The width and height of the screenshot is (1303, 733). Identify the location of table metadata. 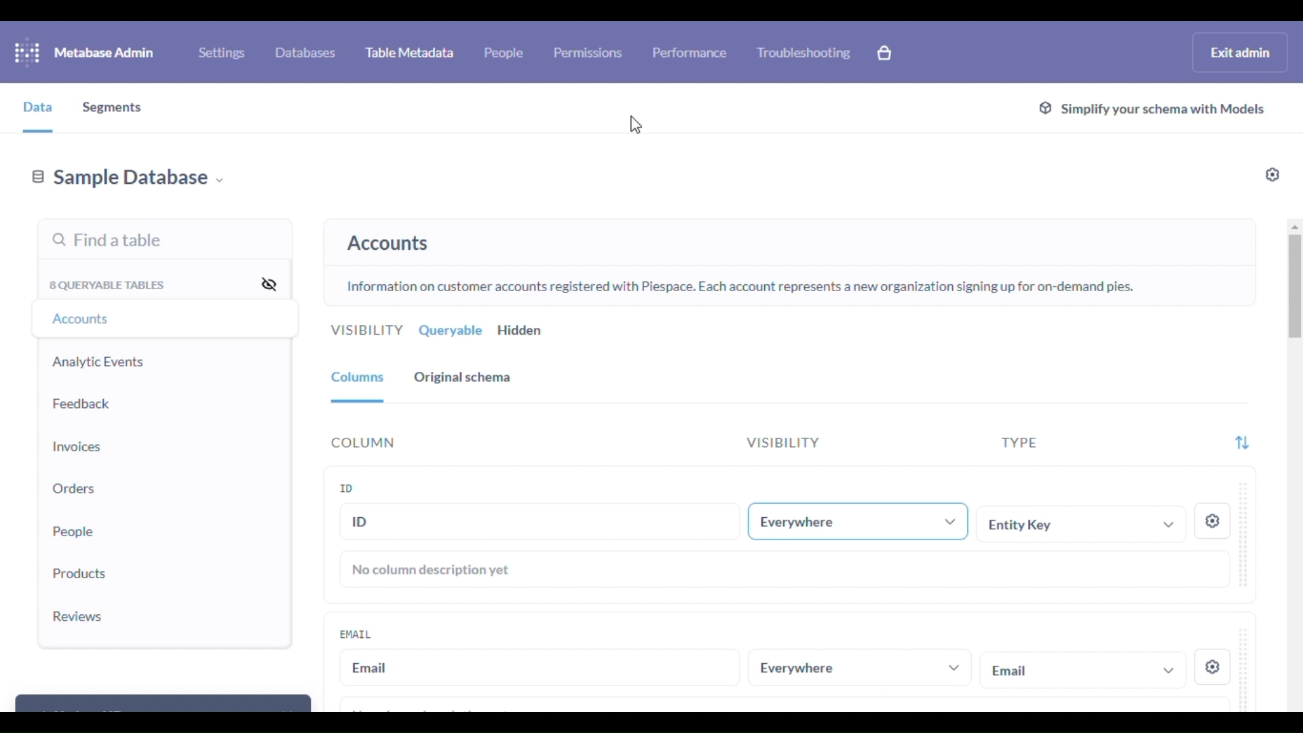
(410, 52).